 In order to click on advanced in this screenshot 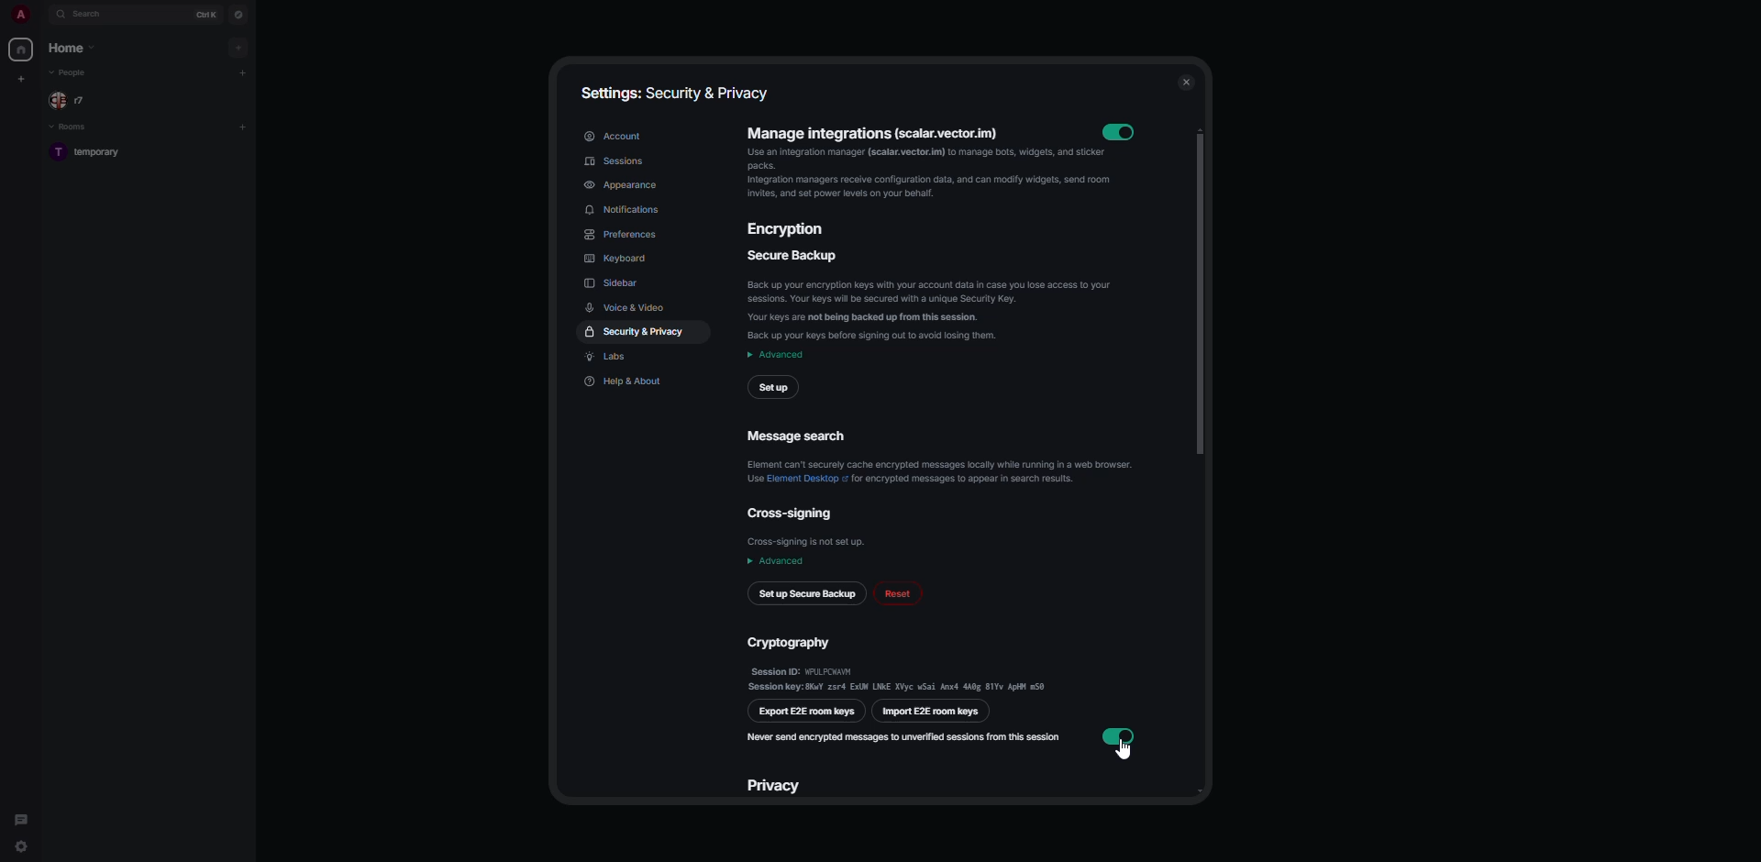, I will do `click(777, 355)`.